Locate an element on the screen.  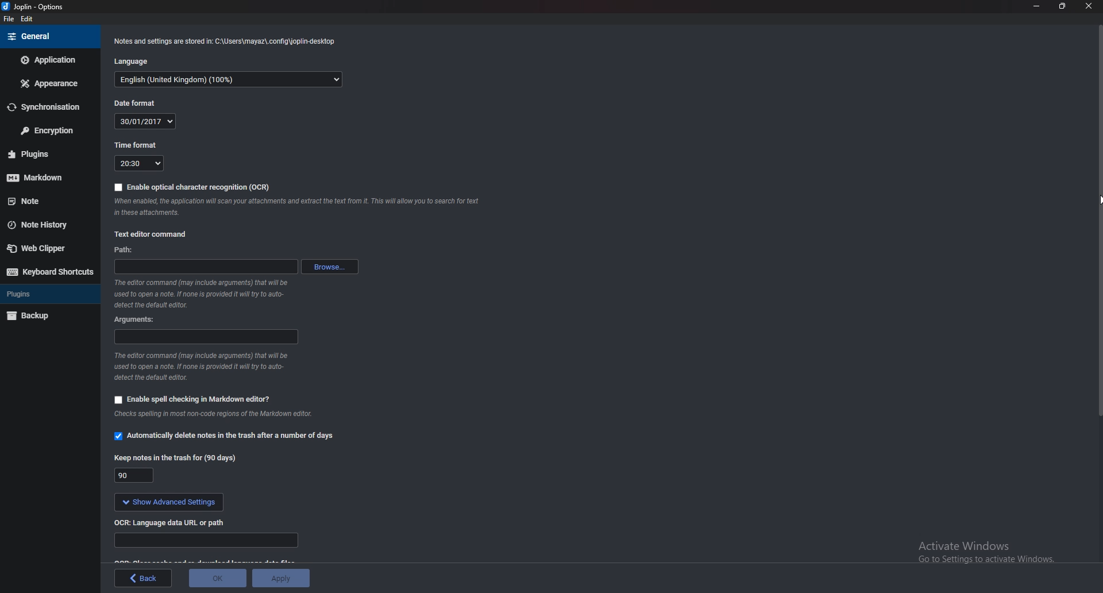
Resize is located at coordinates (1060, 6).